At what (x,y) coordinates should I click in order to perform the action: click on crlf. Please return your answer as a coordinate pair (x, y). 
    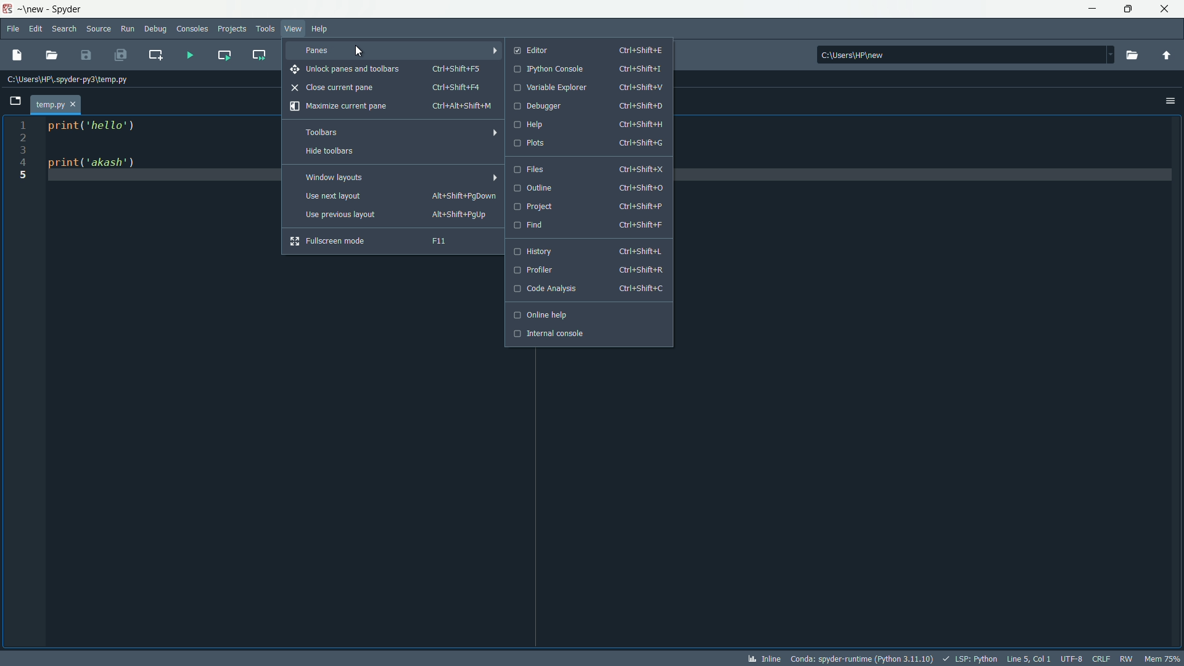
    Looking at the image, I should click on (1102, 659).